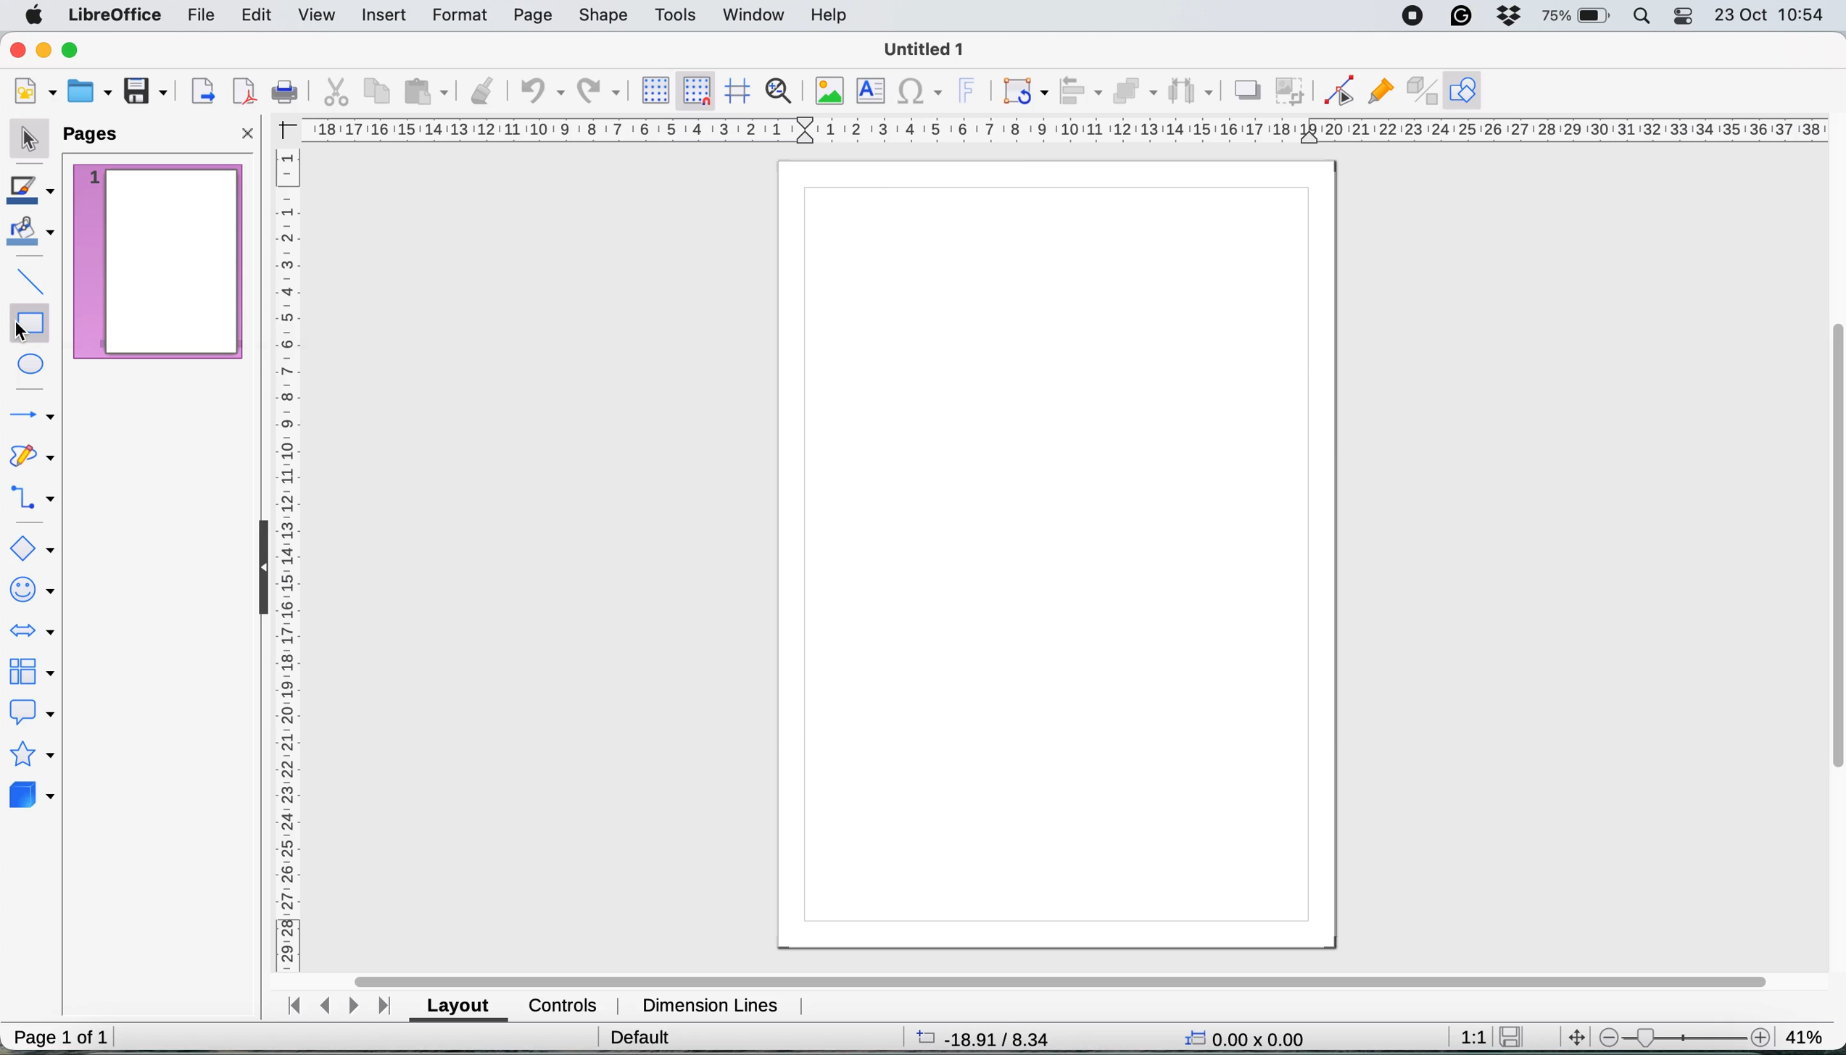 The image size is (1846, 1055). Describe the element at coordinates (34, 546) in the screenshot. I see `basic shapes` at that location.